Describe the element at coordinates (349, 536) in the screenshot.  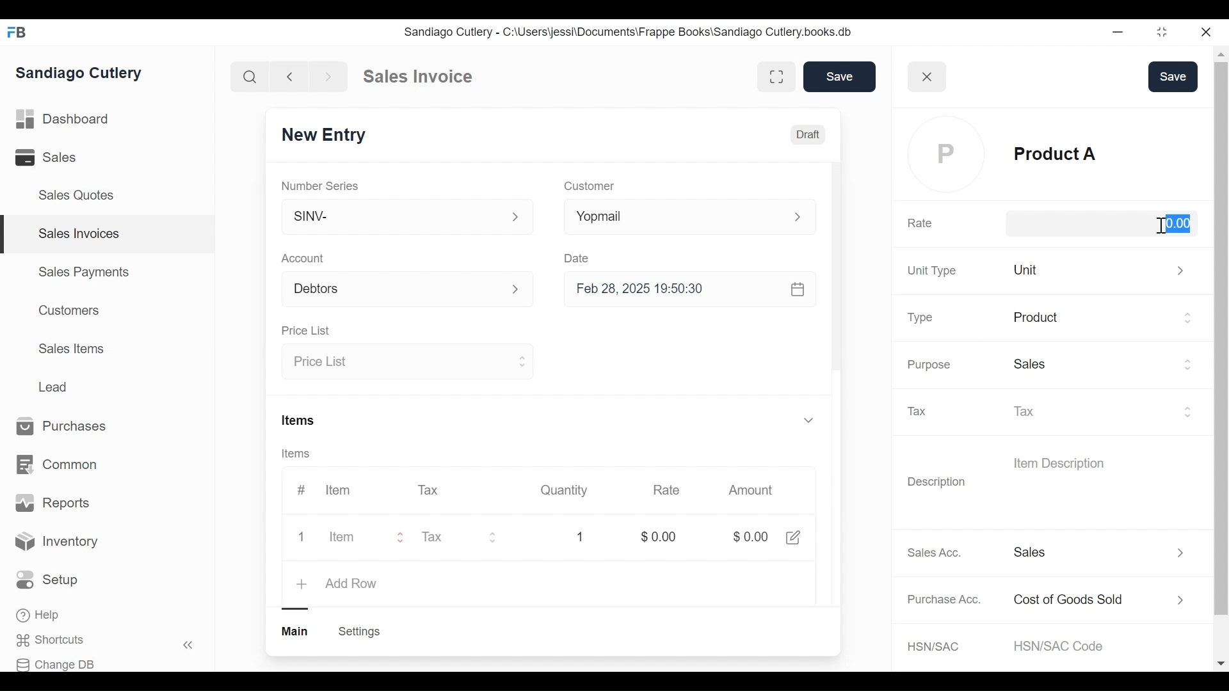
I see `Item ` at that location.